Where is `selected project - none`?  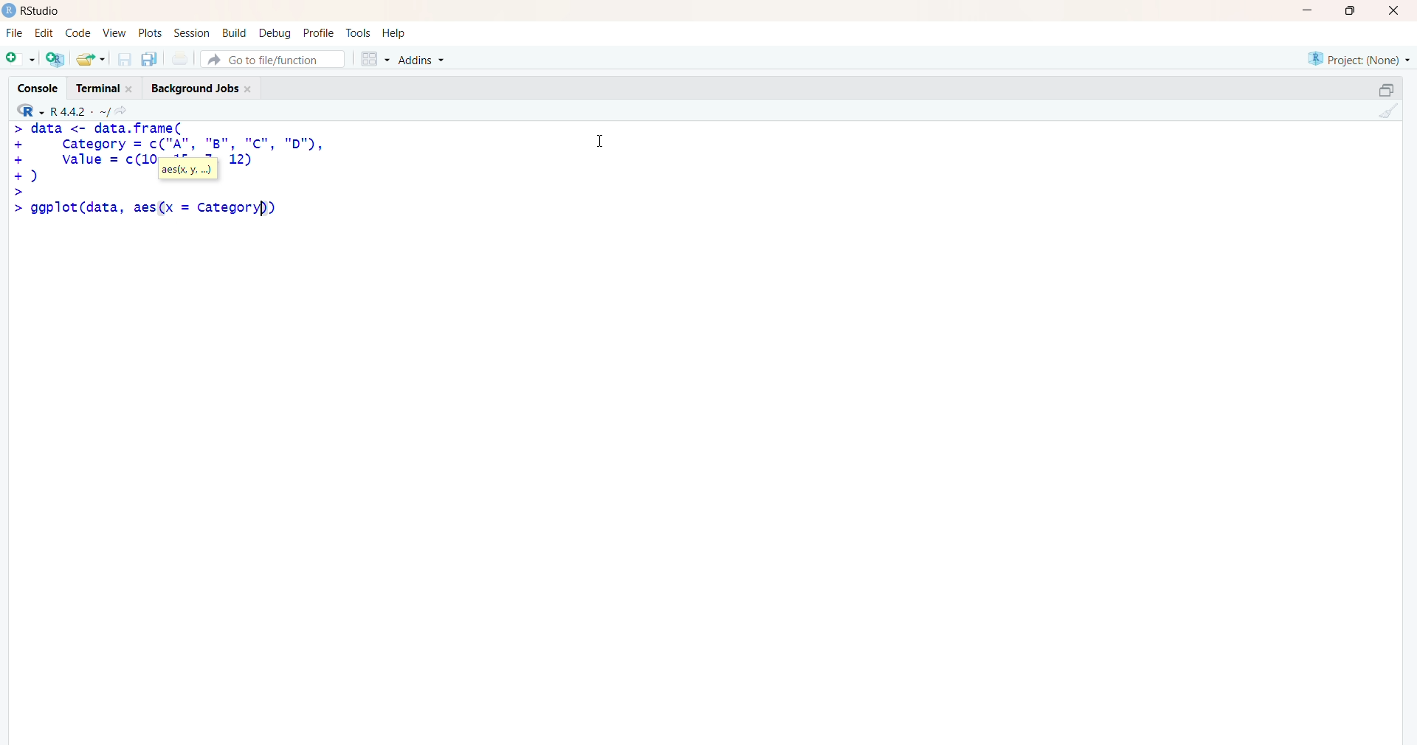
selected project - none is located at coordinates (1361, 58).